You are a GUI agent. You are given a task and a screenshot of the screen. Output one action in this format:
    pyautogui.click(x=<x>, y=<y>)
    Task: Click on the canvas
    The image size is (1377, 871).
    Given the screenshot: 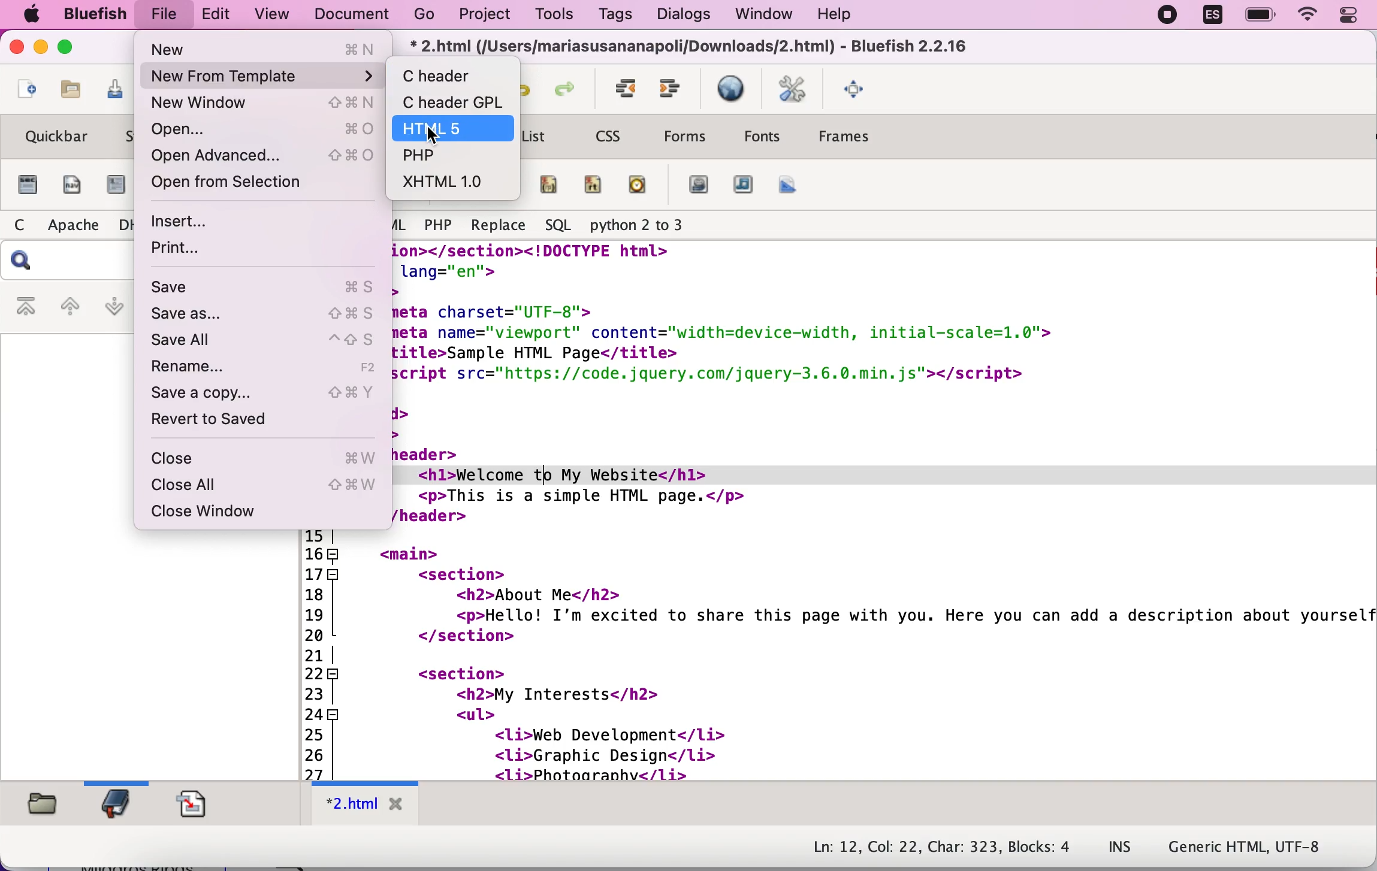 What is the action you would take?
    pyautogui.click(x=789, y=185)
    